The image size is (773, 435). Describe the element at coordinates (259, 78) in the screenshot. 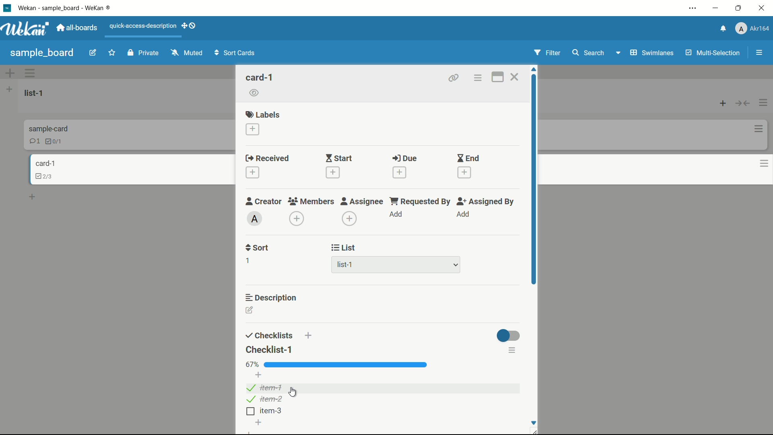

I see `card name` at that location.